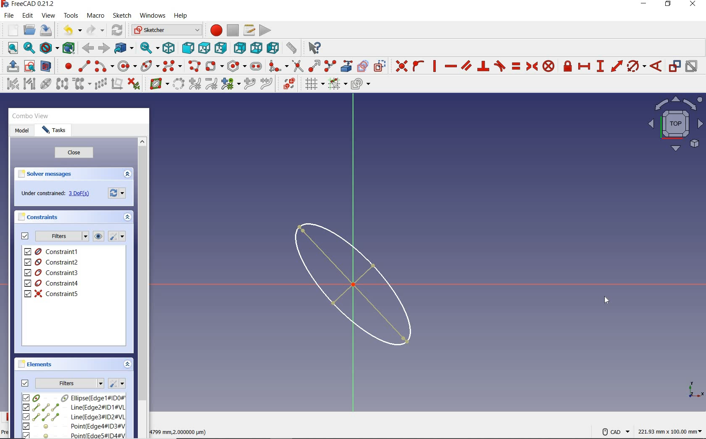 This screenshot has width=706, height=439. What do you see at coordinates (74, 426) in the screenshot?
I see `element4` at bounding box center [74, 426].